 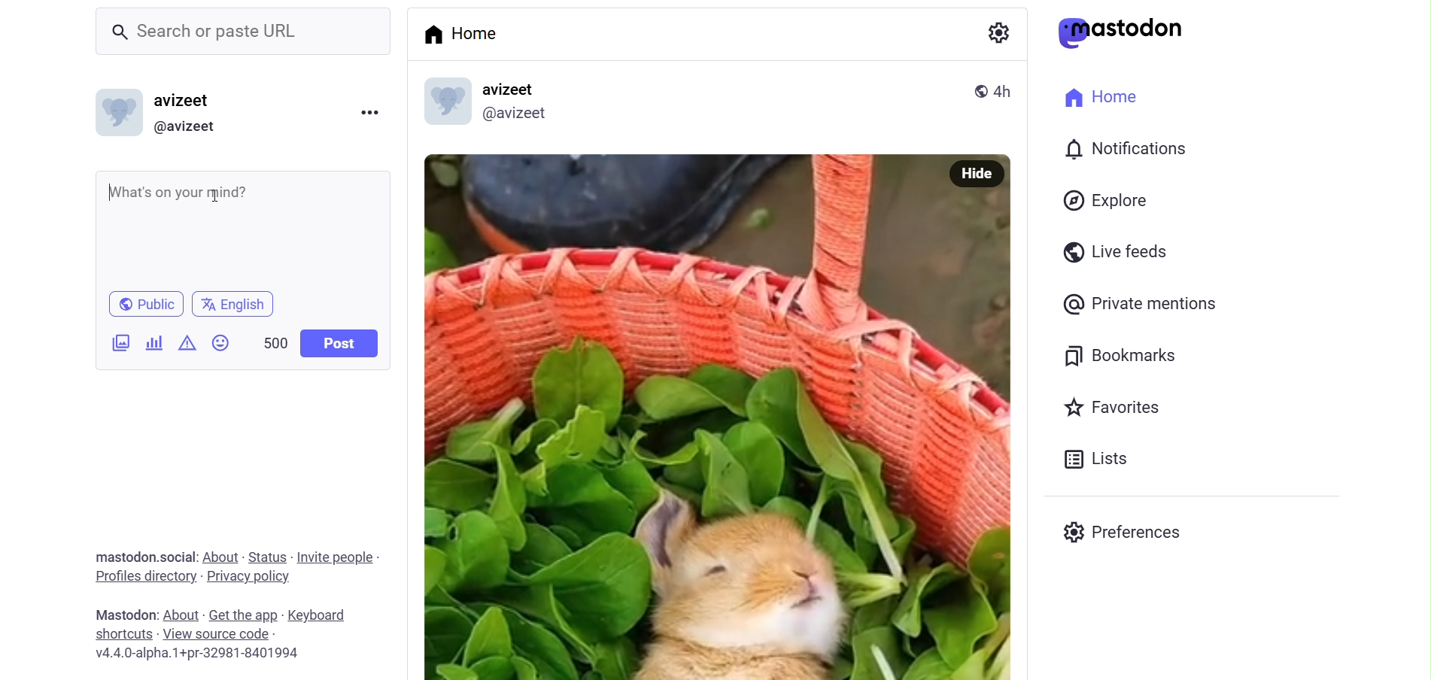 I want to click on Explore, so click(x=1106, y=199).